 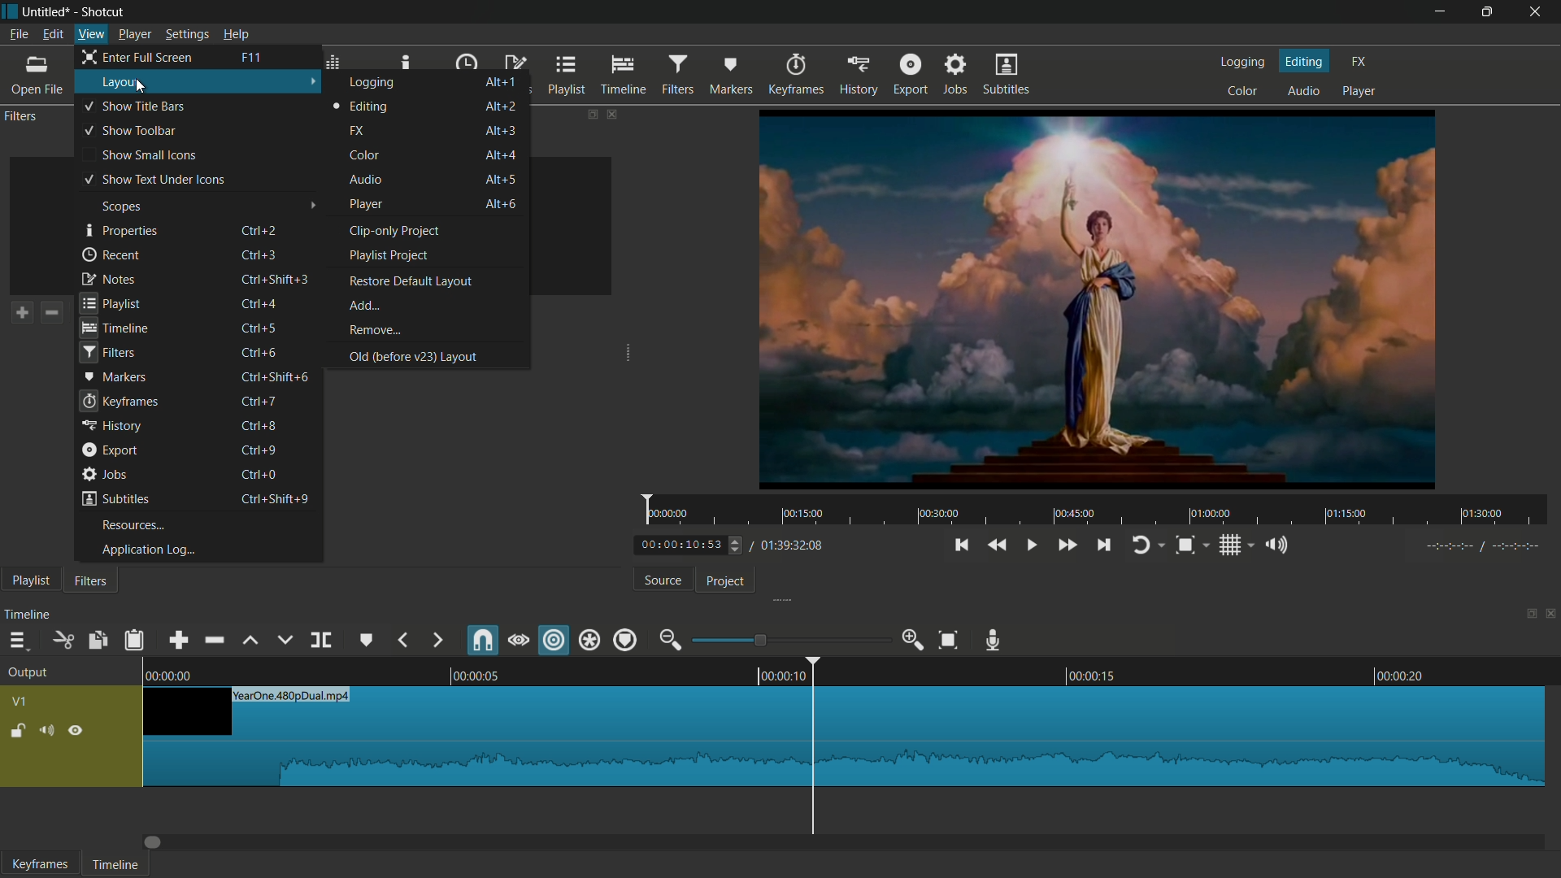 What do you see at coordinates (1142, 545) in the screenshot?
I see `toggle player looping` at bounding box center [1142, 545].